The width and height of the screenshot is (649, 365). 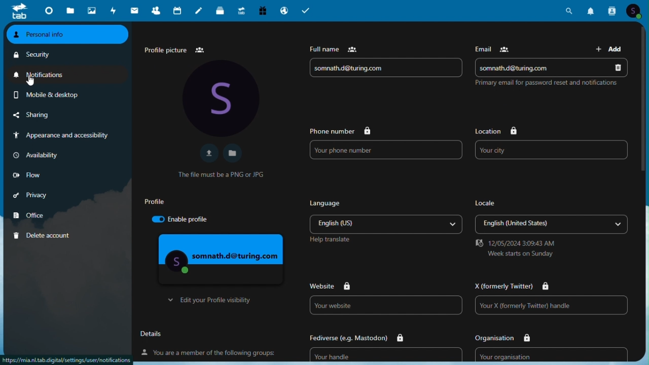 What do you see at coordinates (385, 204) in the screenshot?
I see `Language` at bounding box center [385, 204].